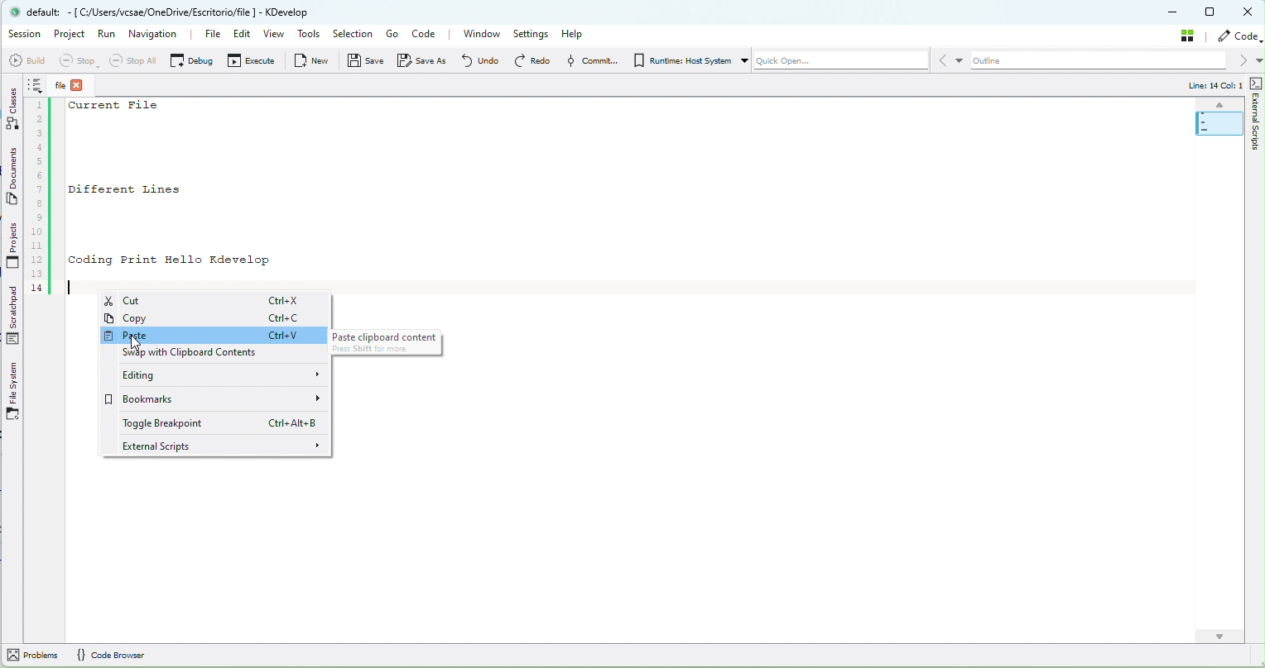 This screenshot has height=668, width=1265. What do you see at coordinates (392, 34) in the screenshot?
I see `Go` at bounding box center [392, 34].